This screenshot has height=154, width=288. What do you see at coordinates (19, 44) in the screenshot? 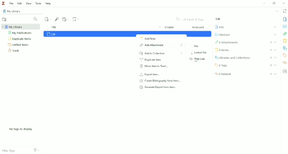
I see `Unfiled Items` at bounding box center [19, 44].